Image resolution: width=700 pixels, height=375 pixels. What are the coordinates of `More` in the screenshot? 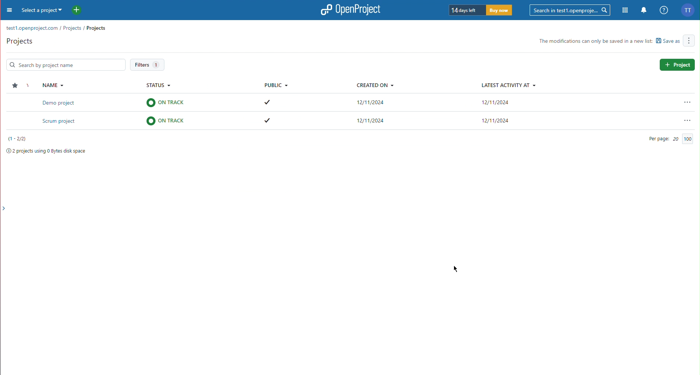 It's located at (689, 41).